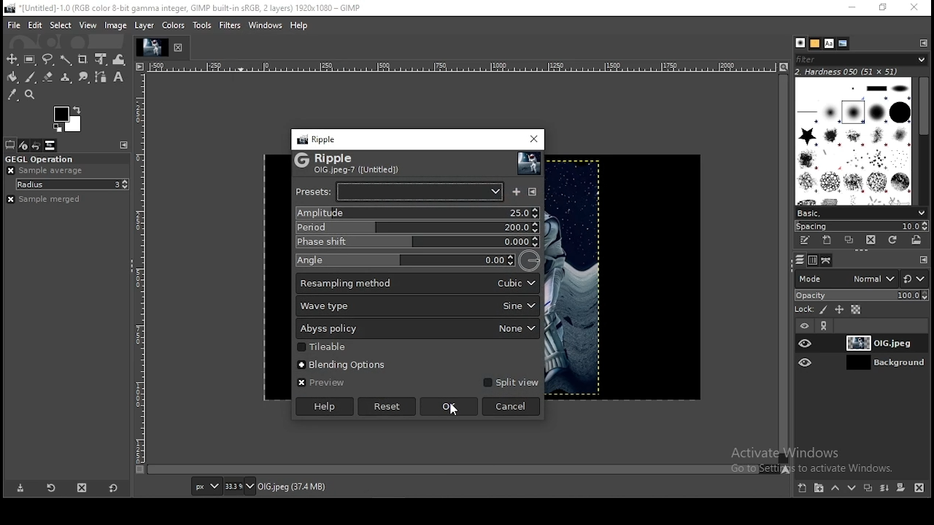 The width and height of the screenshot is (934, 525). What do you see at coordinates (124, 145) in the screenshot?
I see `configure this tab` at bounding box center [124, 145].